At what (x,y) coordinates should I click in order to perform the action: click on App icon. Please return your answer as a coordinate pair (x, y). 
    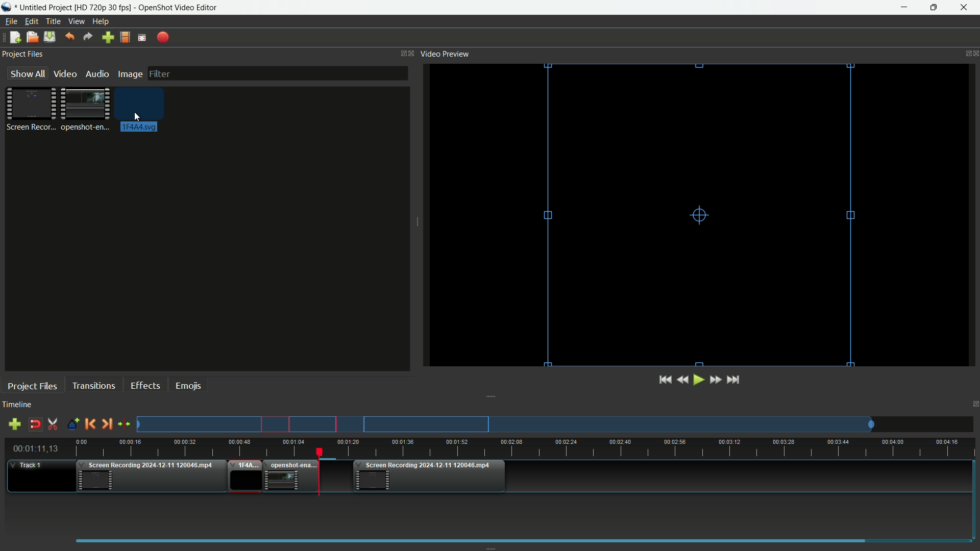
    Looking at the image, I should click on (8, 7).